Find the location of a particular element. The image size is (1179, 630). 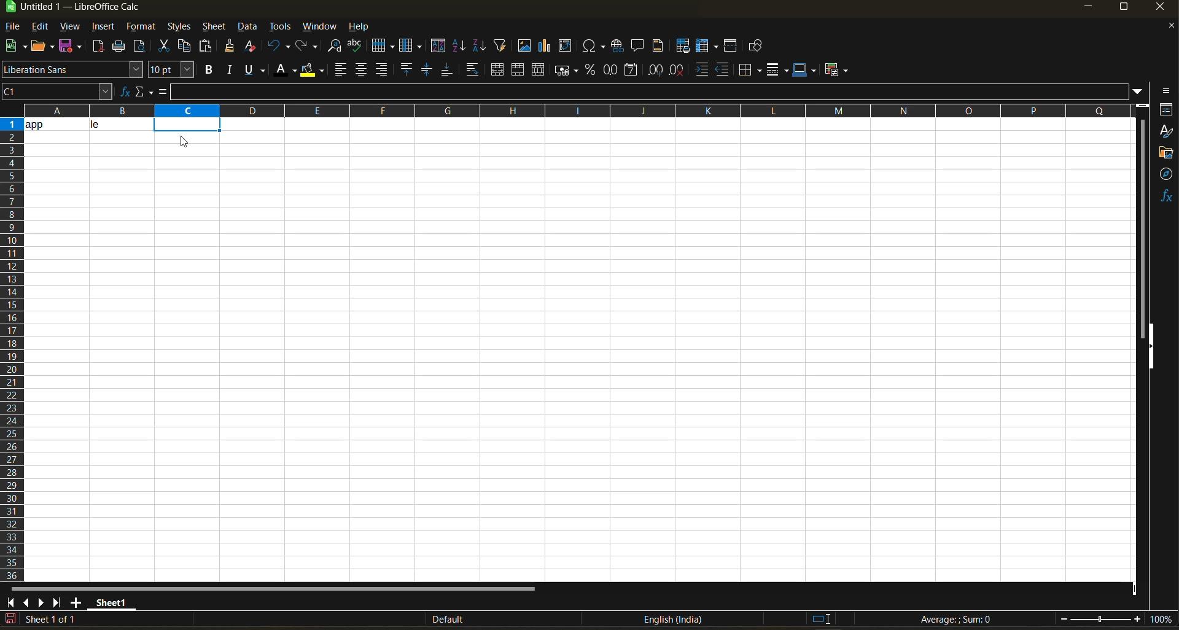

zoom slider is located at coordinates (1100, 620).